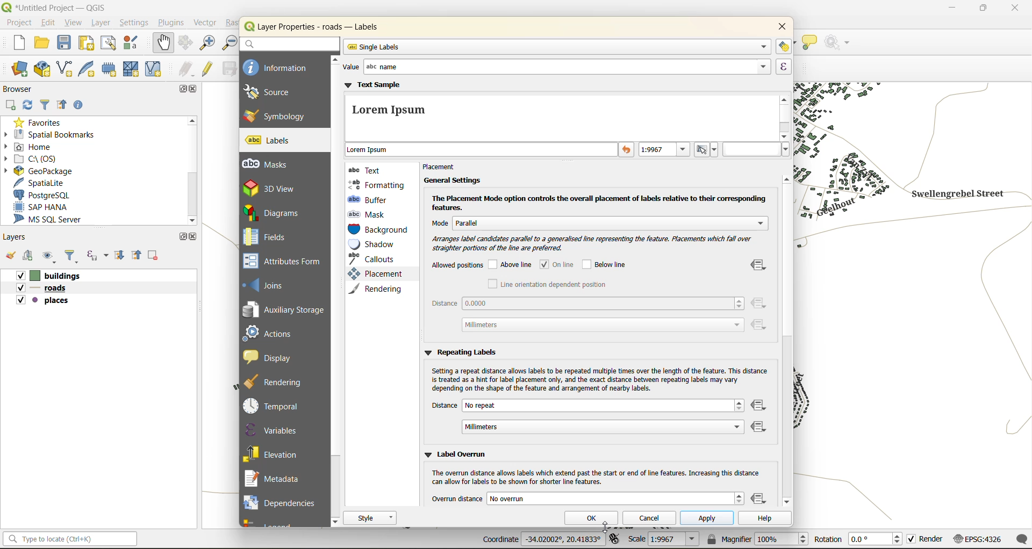 This screenshot has width=1032, height=549. What do you see at coordinates (598, 468) in the screenshot?
I see `‘Ww Label Overrun
‘The overrun distance allows labels which extend past the start or end of line features. Increasing this distance
can allow for labels to be shown for shorter line features.` at bounding box center [598, 468].